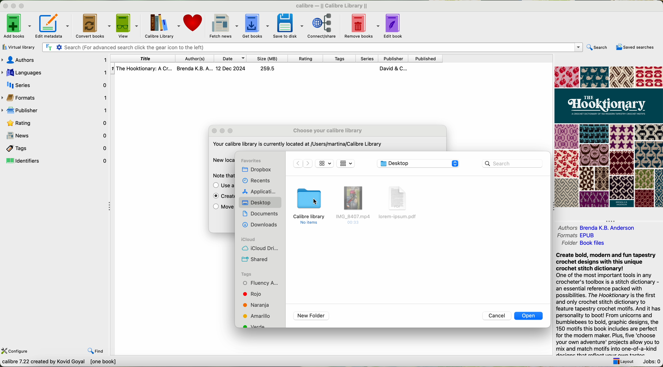 Image resolution: width=663 pixels, height=367 pixels. Describe the element at coordinates (323, 26) in the screenshot. I see `connect/share` at that location.